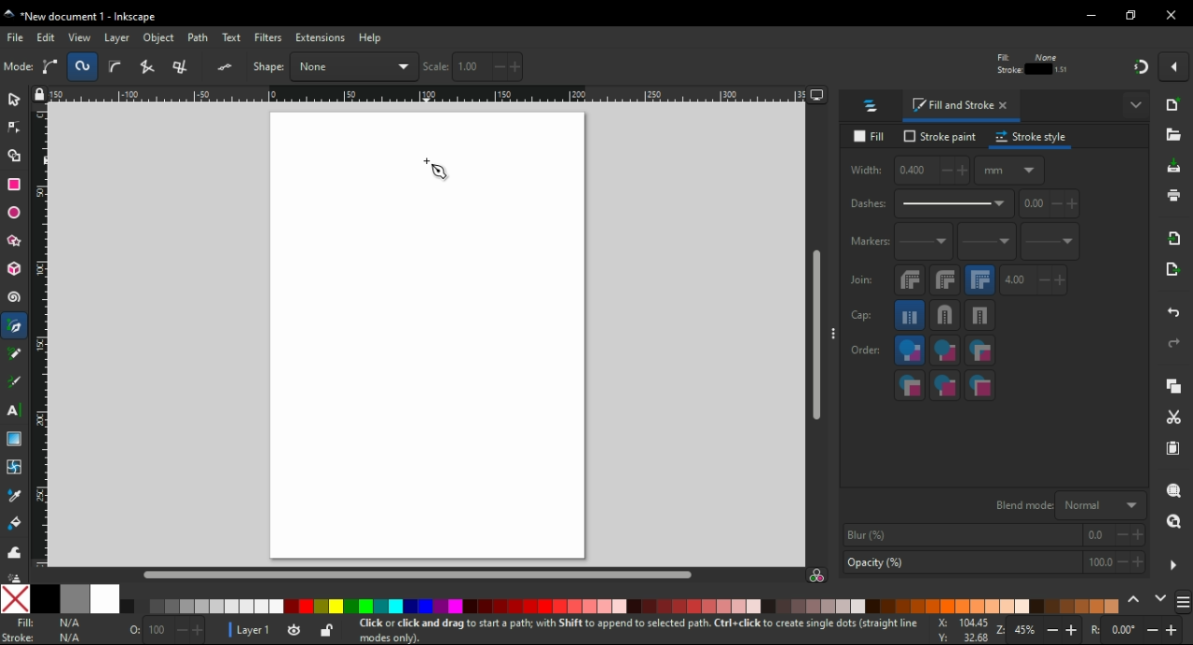 This screenshot has width=1193, height=645. I want to click on bevel, so click(911, 281).